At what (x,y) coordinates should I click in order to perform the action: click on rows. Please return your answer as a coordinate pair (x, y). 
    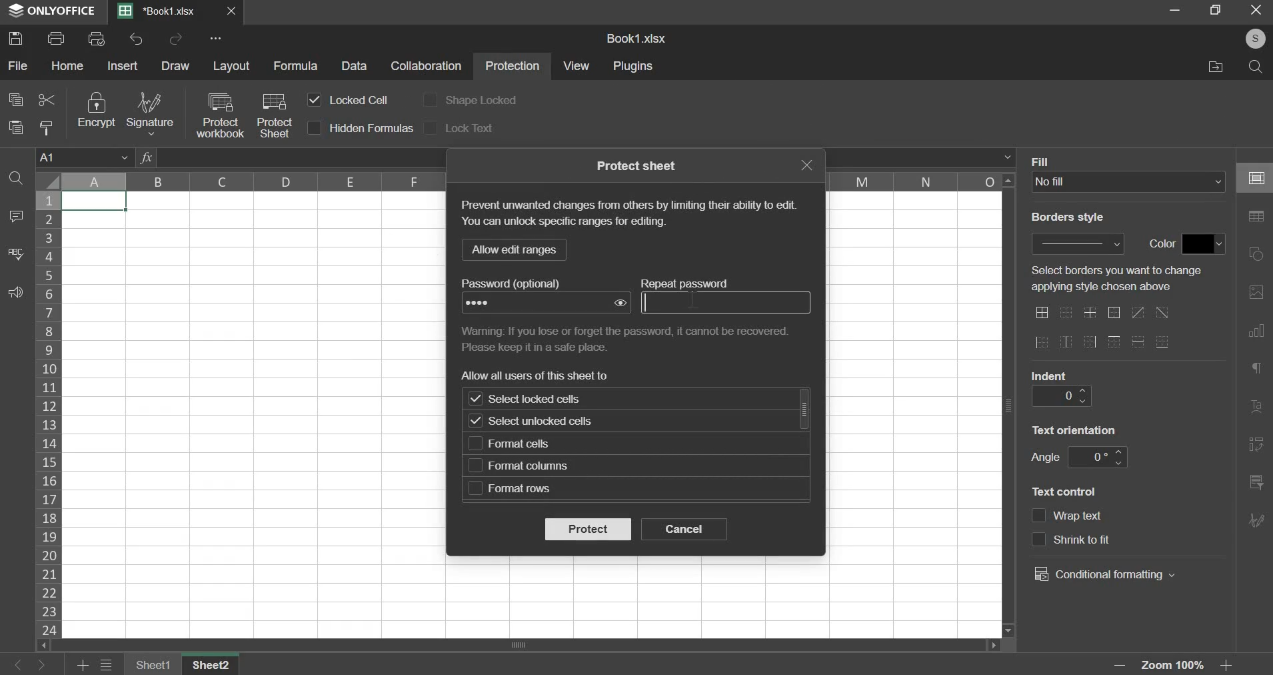
    Looking at the image, I should click on (49, 413).